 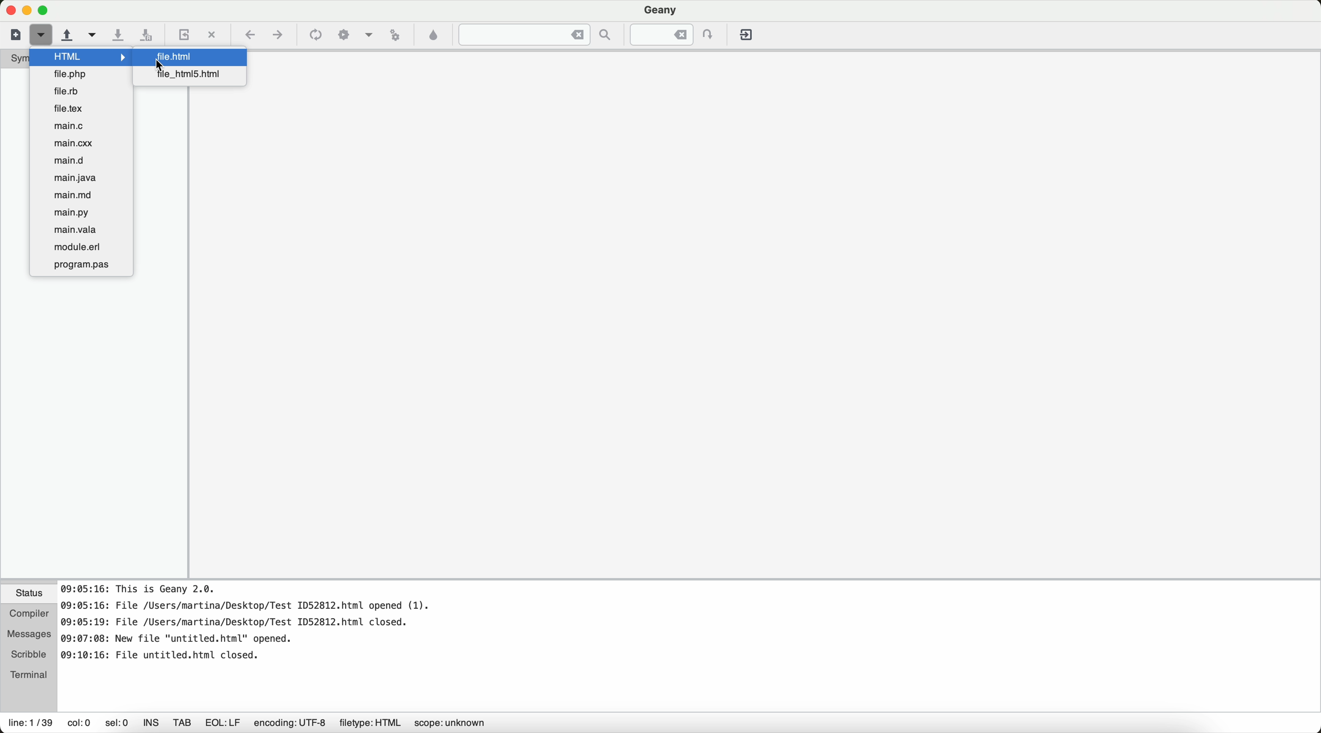 What do you see at coordinates (81, 229) in the screenshot?
I see `main.vala` at bounding box center [81, 229].